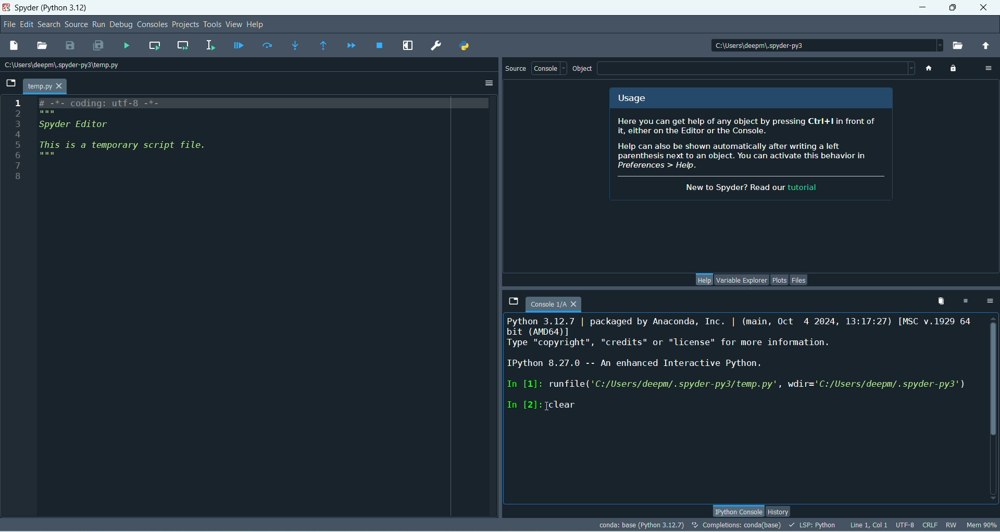 The image size is (1000, 532). Describe the element at coordinates (741, 354) in the screenshot. I see `console text` at that location.